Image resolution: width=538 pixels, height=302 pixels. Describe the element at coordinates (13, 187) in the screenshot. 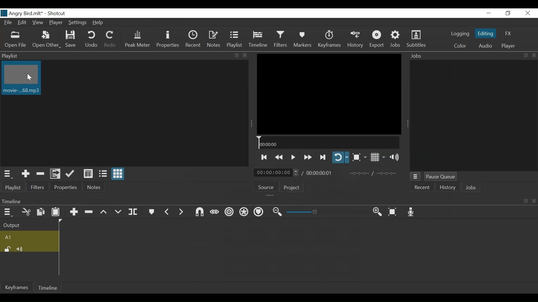

I see `Playlist menu` at that location.